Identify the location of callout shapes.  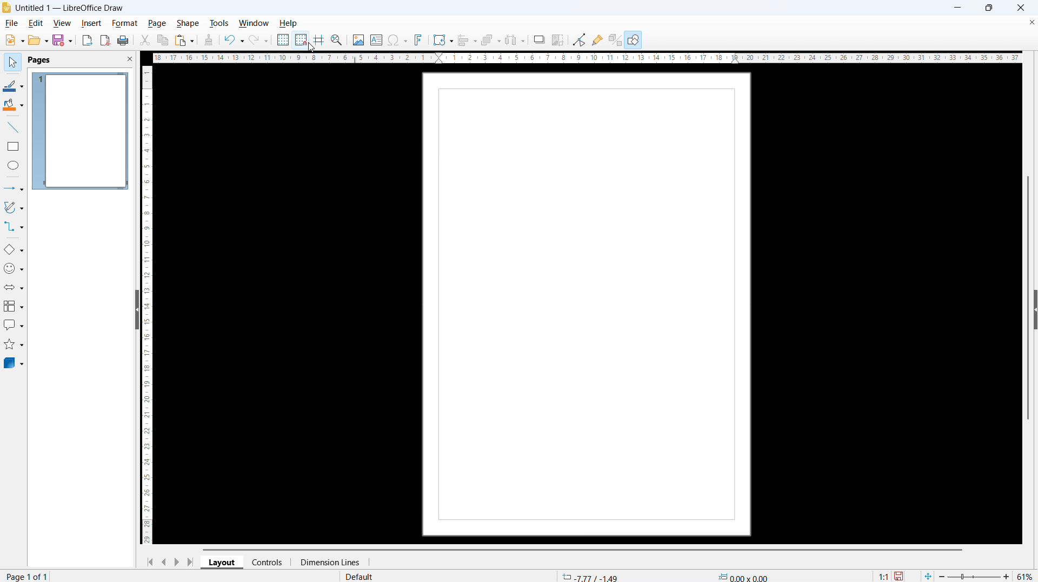
(14, 325).